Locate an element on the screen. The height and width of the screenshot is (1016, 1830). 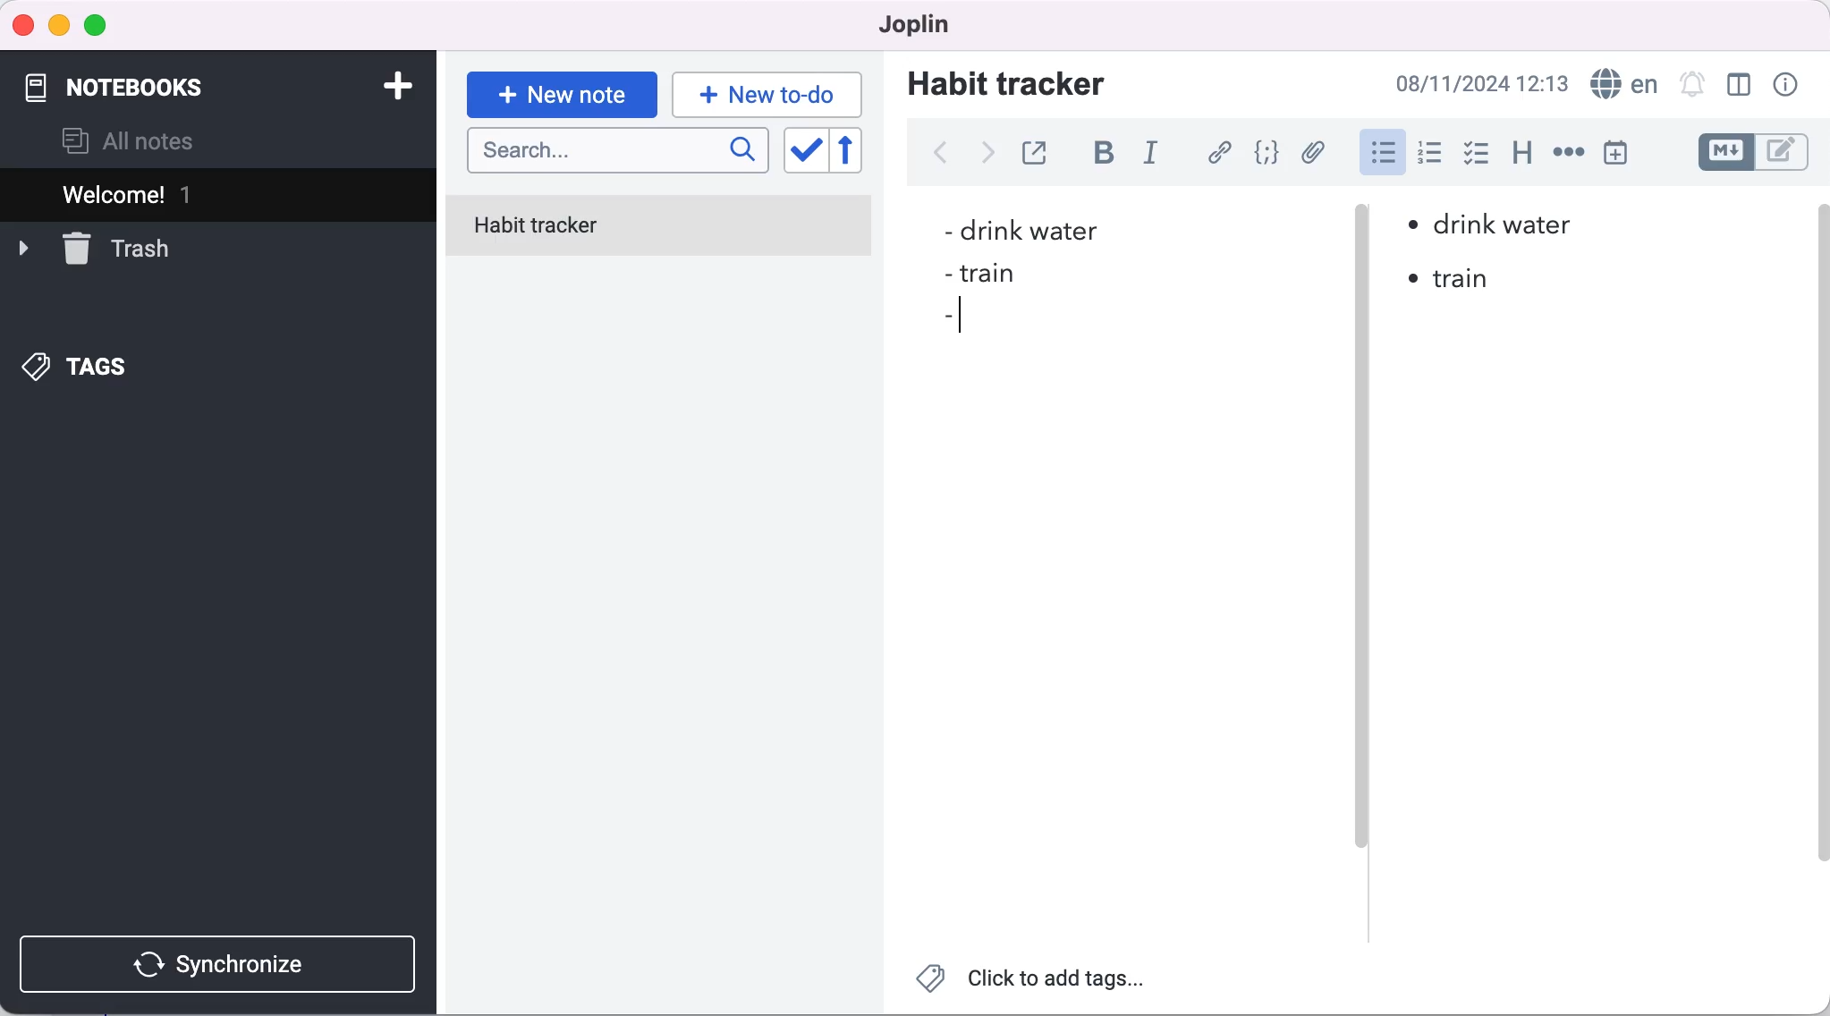
scroll bar is located at coordinates (1818, 553).